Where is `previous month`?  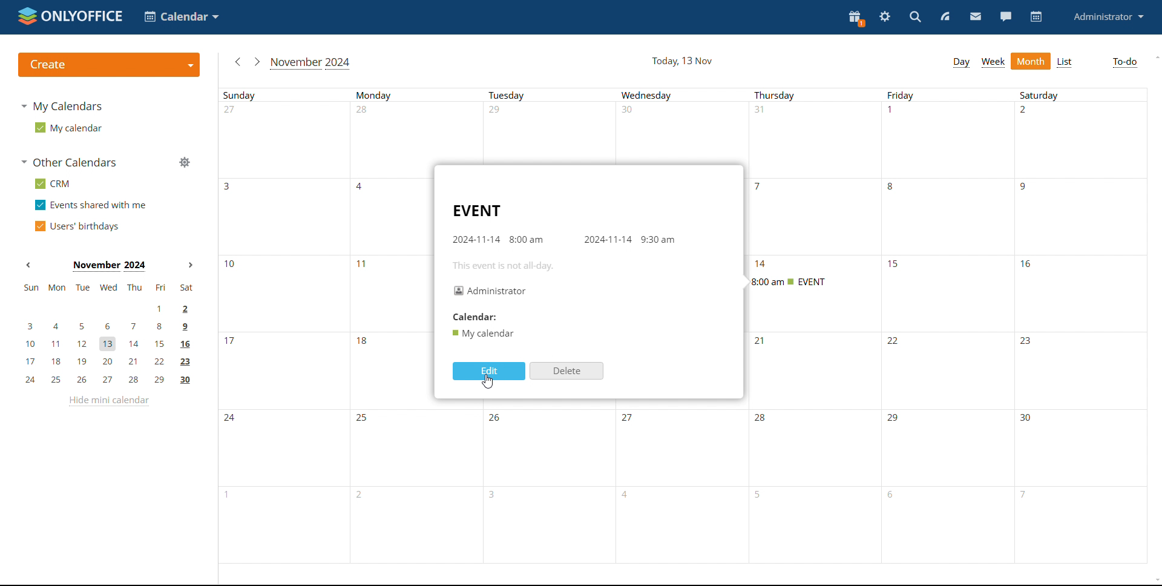 previous month is located at coordinates (30, 265).